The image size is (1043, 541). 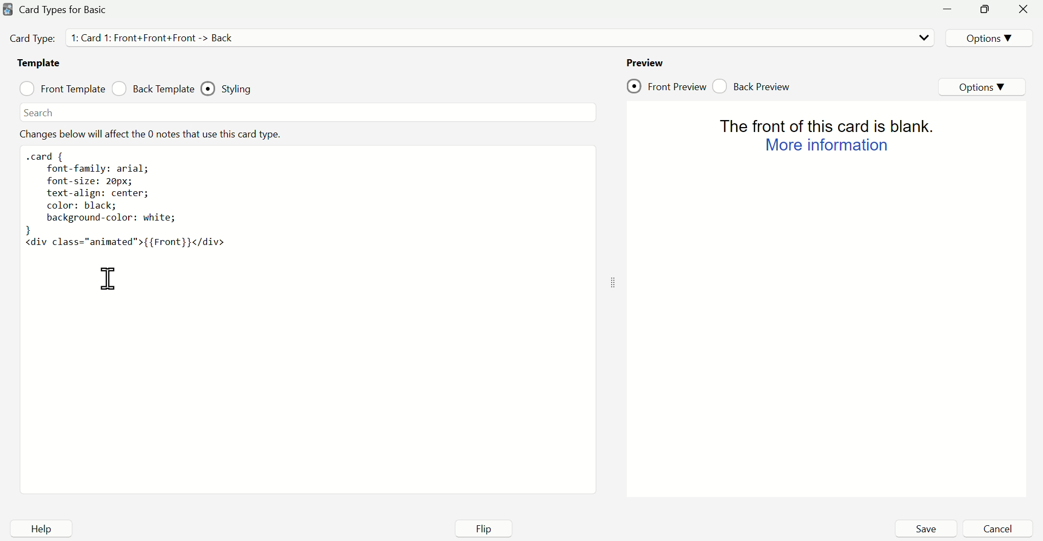 What do you see at coordinates (456, 530) in the screenshot?
I see `Aff Field` at bounding box center [456, 530].